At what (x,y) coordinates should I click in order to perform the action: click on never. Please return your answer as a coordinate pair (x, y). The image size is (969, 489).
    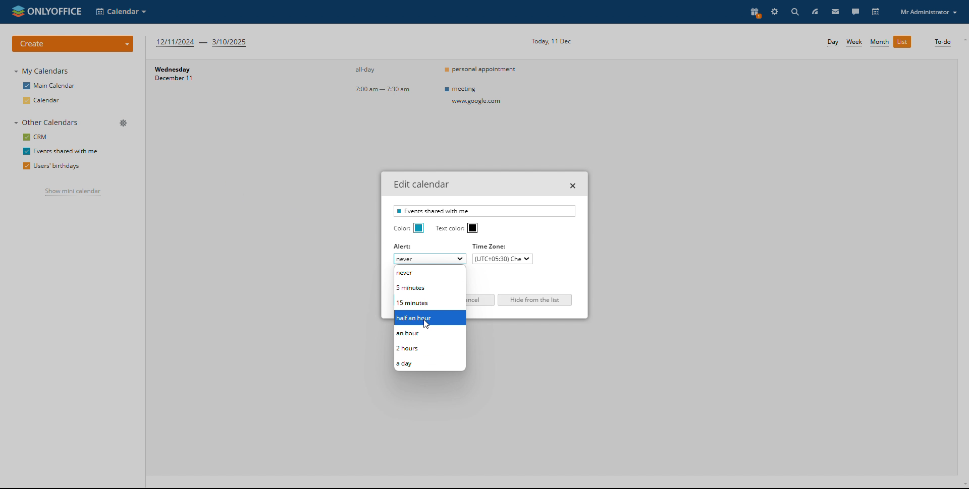
    Looking at the image, I should click on (429, 273).